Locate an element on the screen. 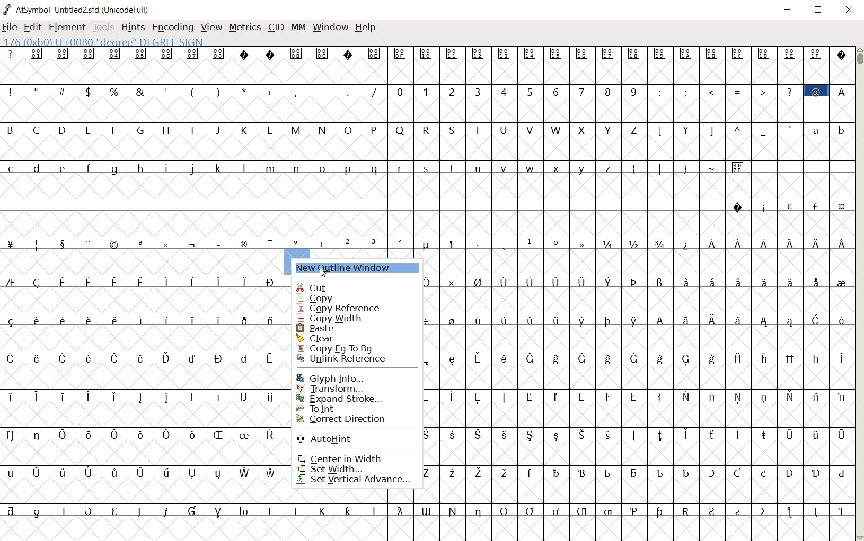 The image size is (864, 541). unsupported charters is located at coordinates (842, 52).